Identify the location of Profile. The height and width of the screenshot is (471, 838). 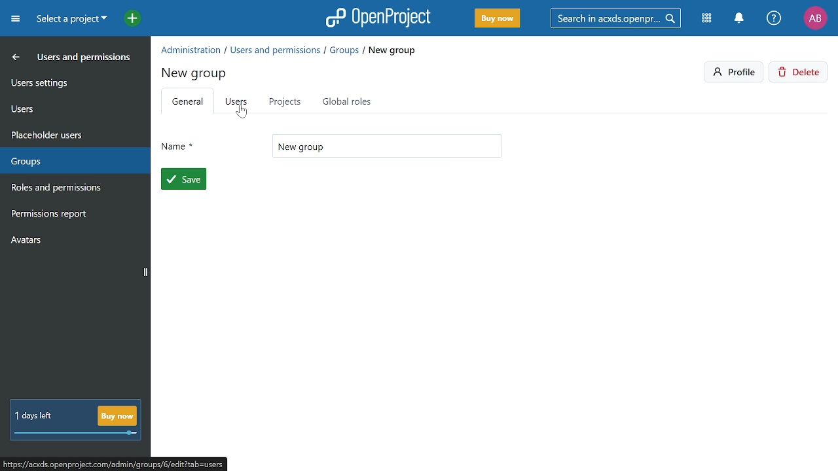
(815, 18).